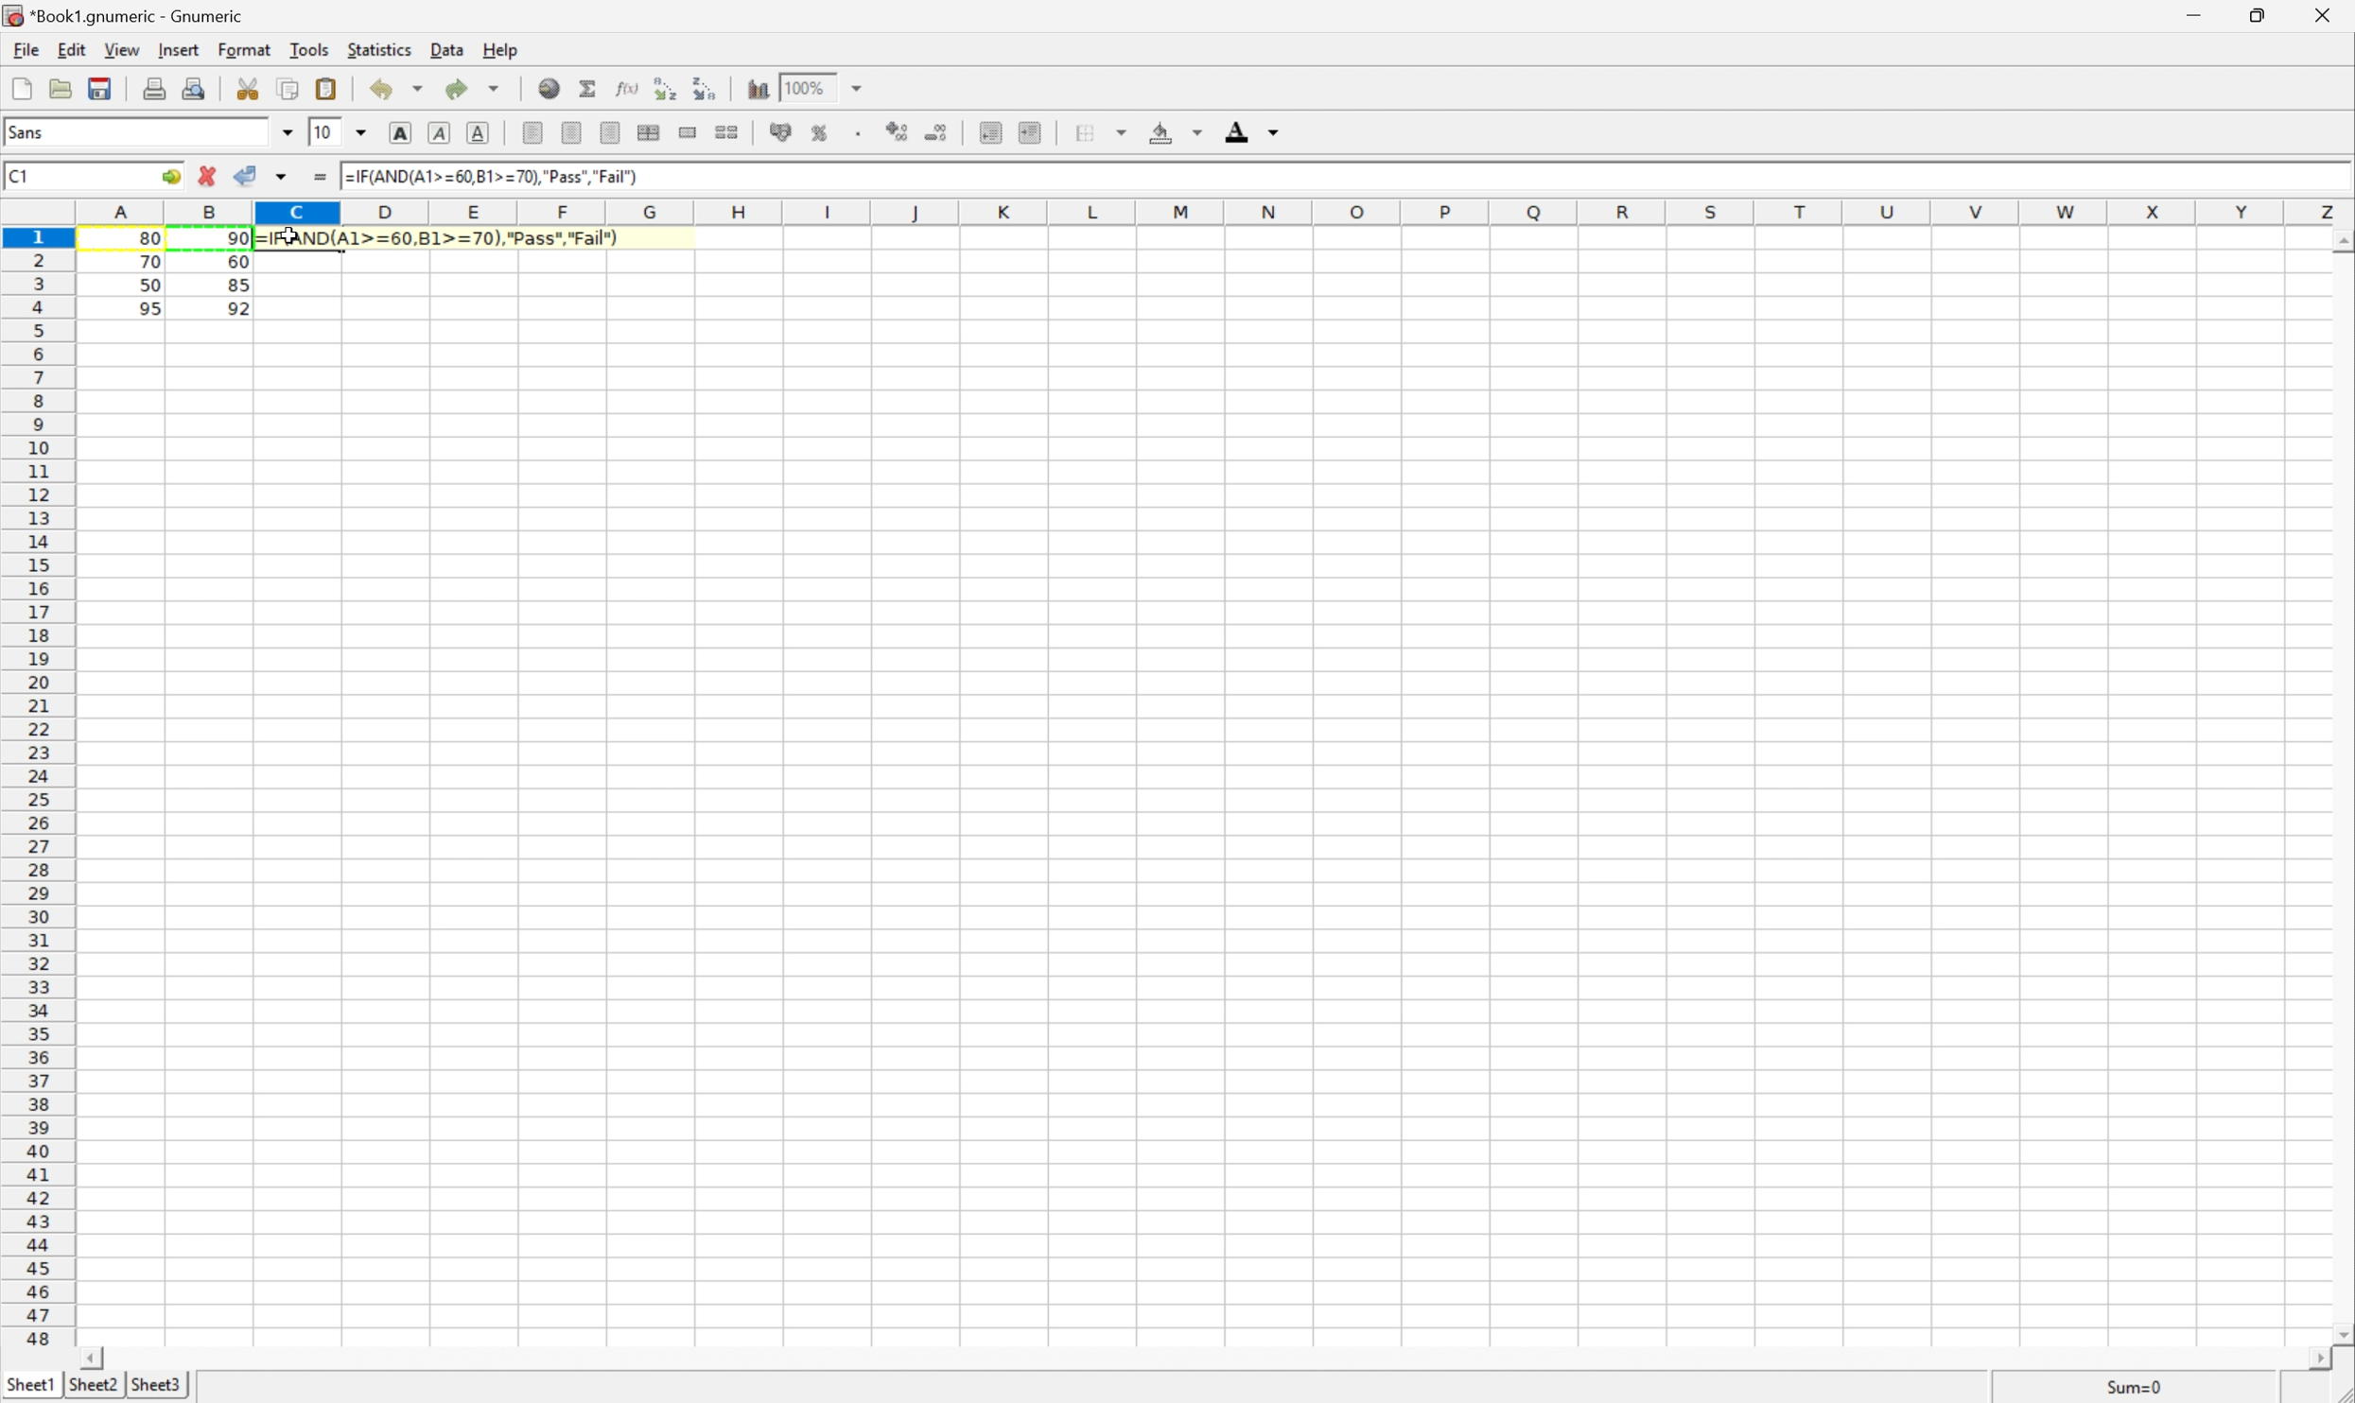  Describe the element at coordinates (628, 90) in the screenshot. I see `Edit a function in the current cell` at that location.